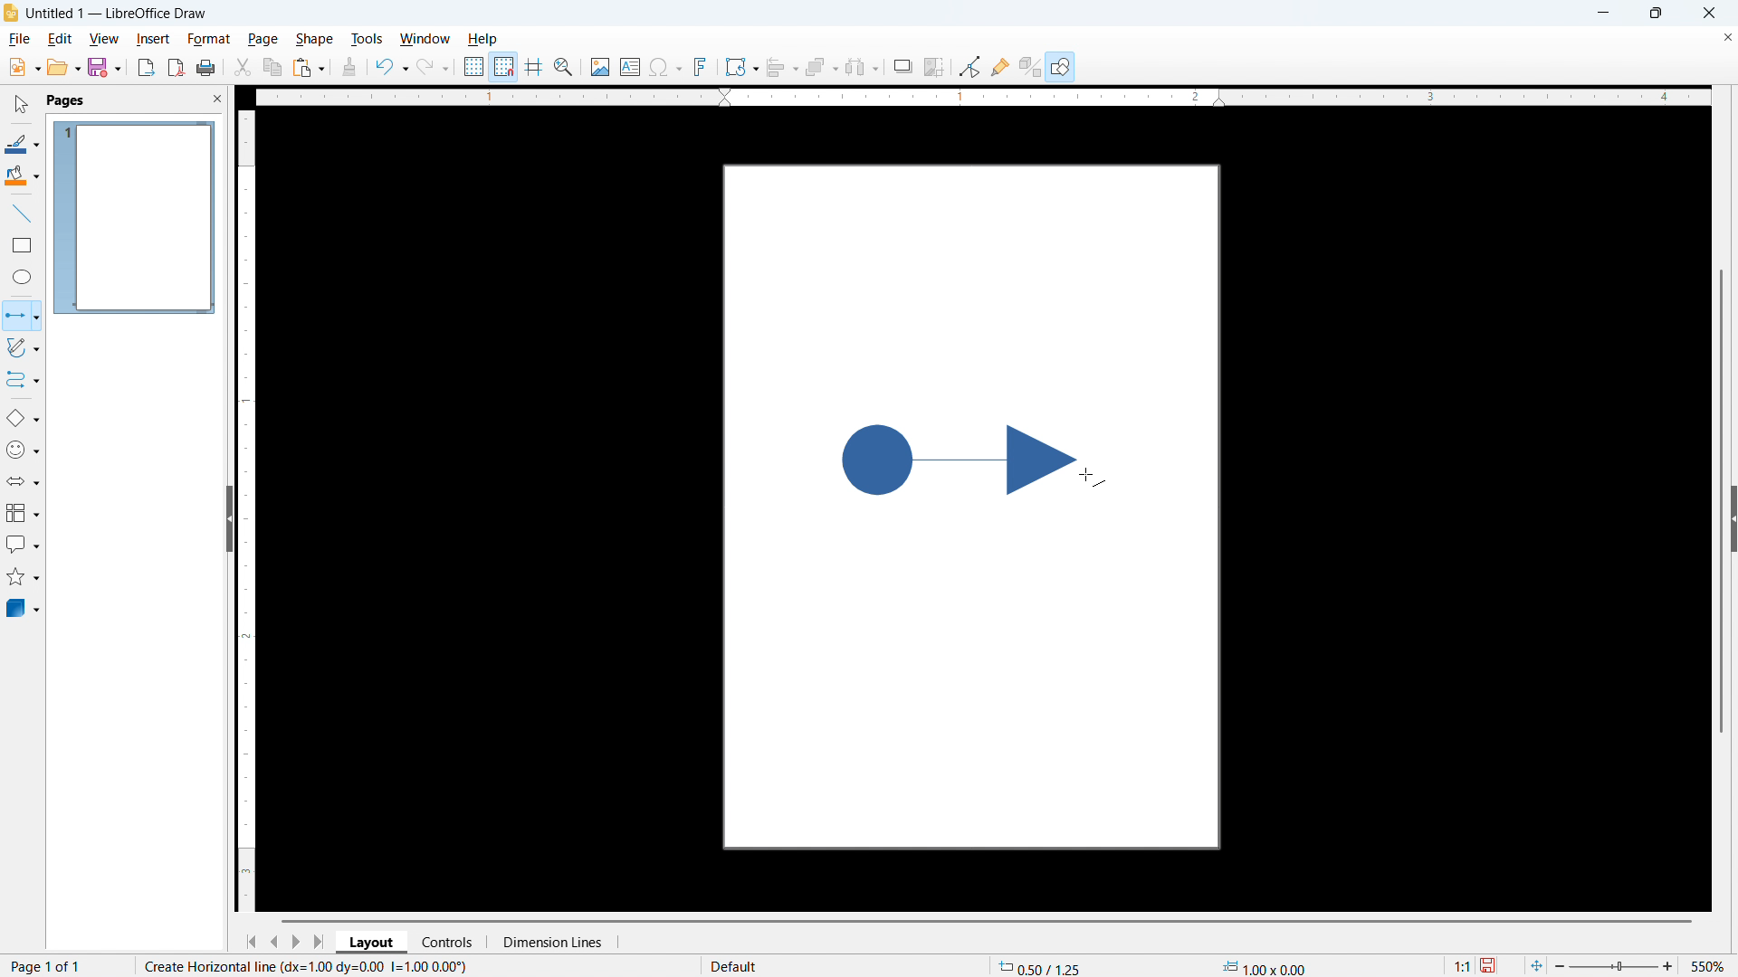 This screenshot has width=1738, height=977. What do you see at coordinates (177, 67) in the screenshot?
I see `Export as P D F ` at bounding box center [177, 67].